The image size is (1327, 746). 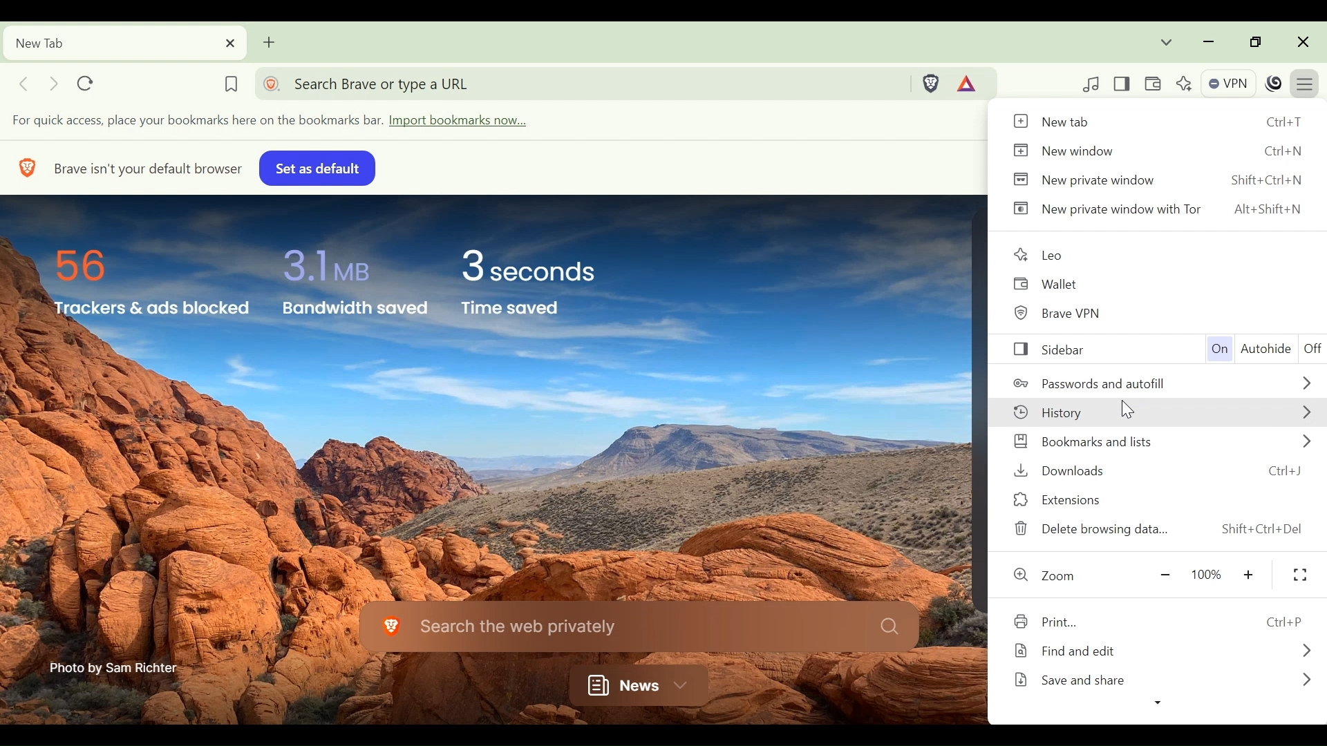 I want to click on Fit to screen, so click(x=1300, y=575).